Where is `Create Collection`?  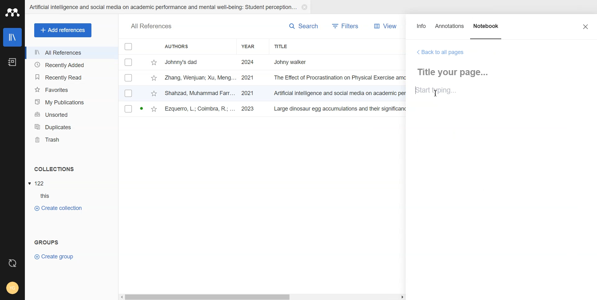
Create Collection is located at coordinates (58, 208).